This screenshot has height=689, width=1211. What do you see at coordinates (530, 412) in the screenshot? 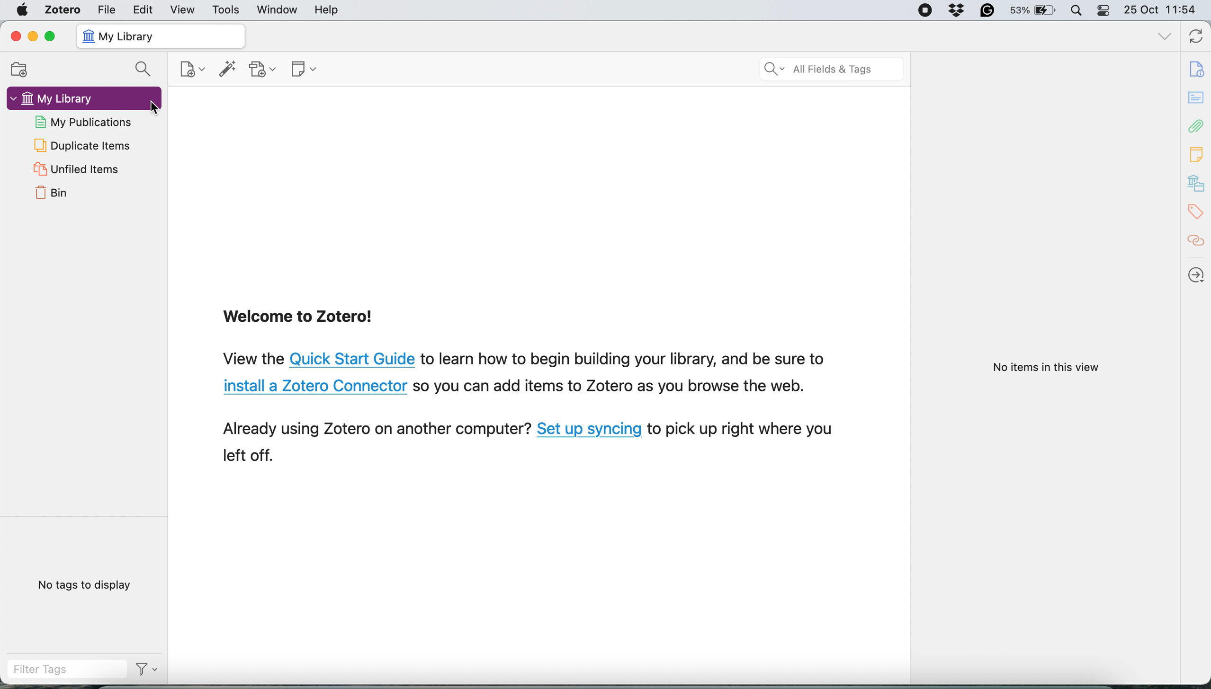
I see `View the Quick Start Guide to learn how to begin building your library, and be sure to install a Zotero Connector so you can add items to Zotero as you browse the web. Already using Zotero on another computer? Set up syncing to pick up right where you left off.` at bounding box center [530, 412].